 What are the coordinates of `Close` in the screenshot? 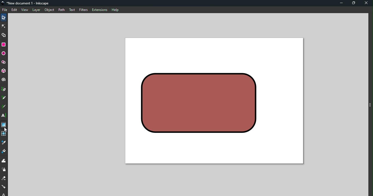 It's located at (367, 4).